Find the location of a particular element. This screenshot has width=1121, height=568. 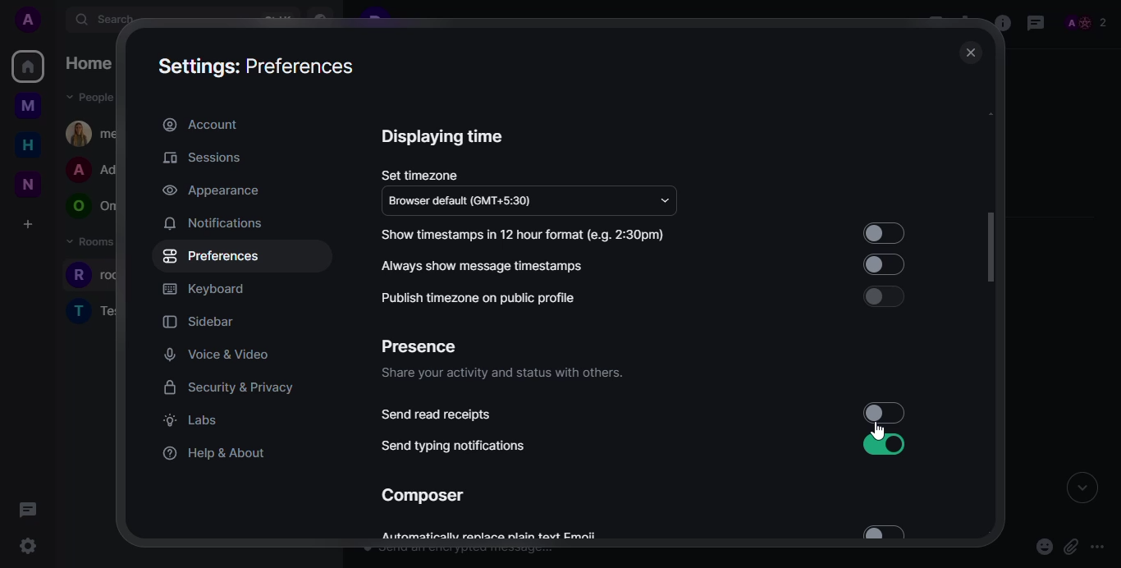

home is located at coordinates (29, 66).